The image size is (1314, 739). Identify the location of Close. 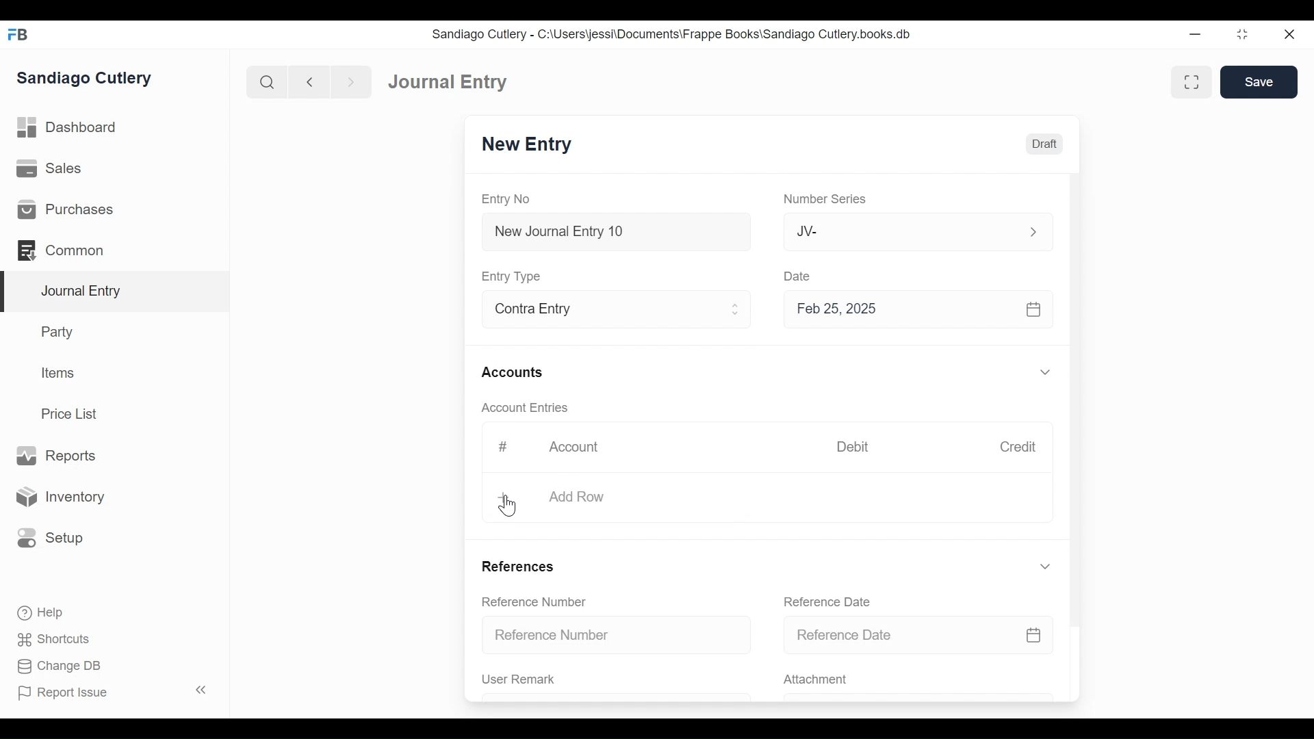
(1288, 35).